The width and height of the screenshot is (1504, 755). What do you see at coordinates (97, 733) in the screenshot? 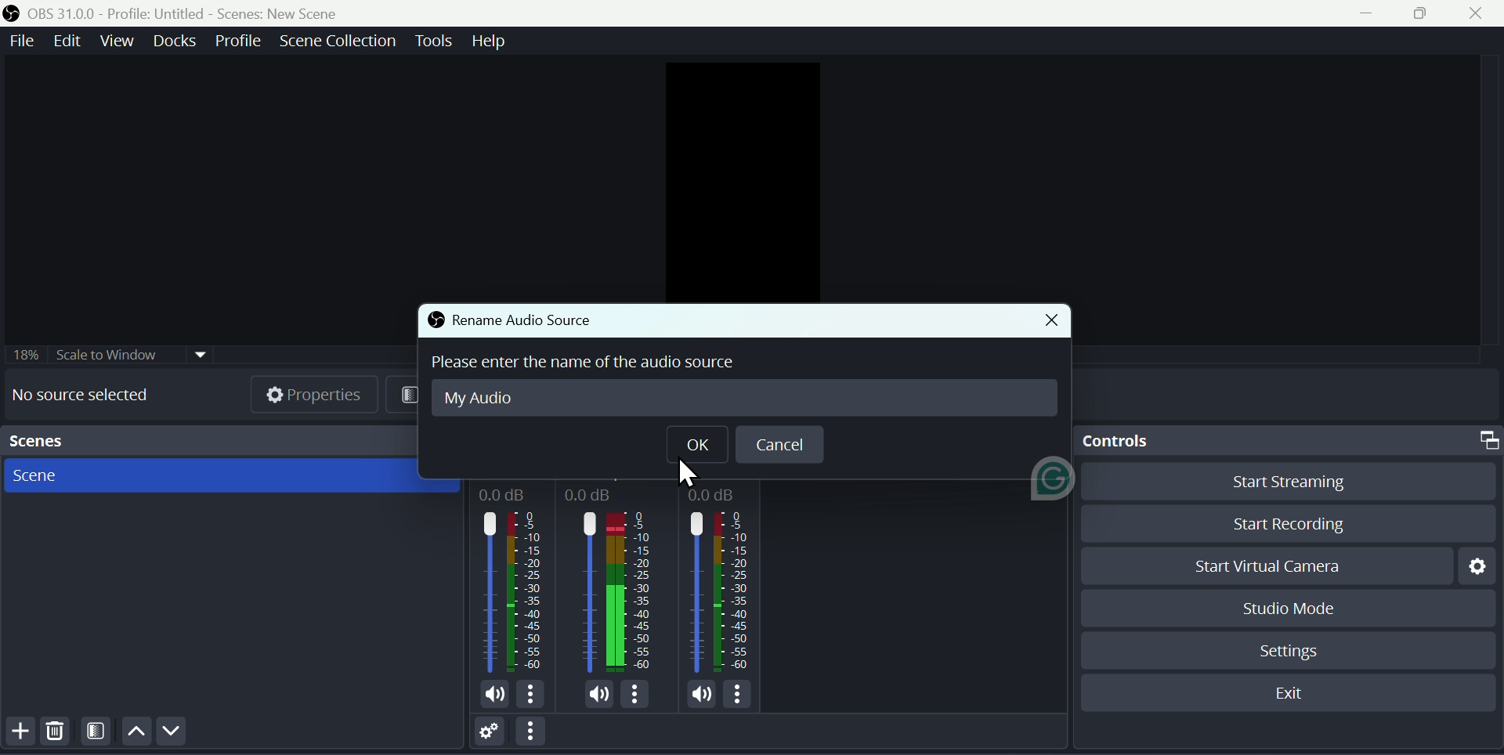
I see `Filter` at bounding box center [97, 733].